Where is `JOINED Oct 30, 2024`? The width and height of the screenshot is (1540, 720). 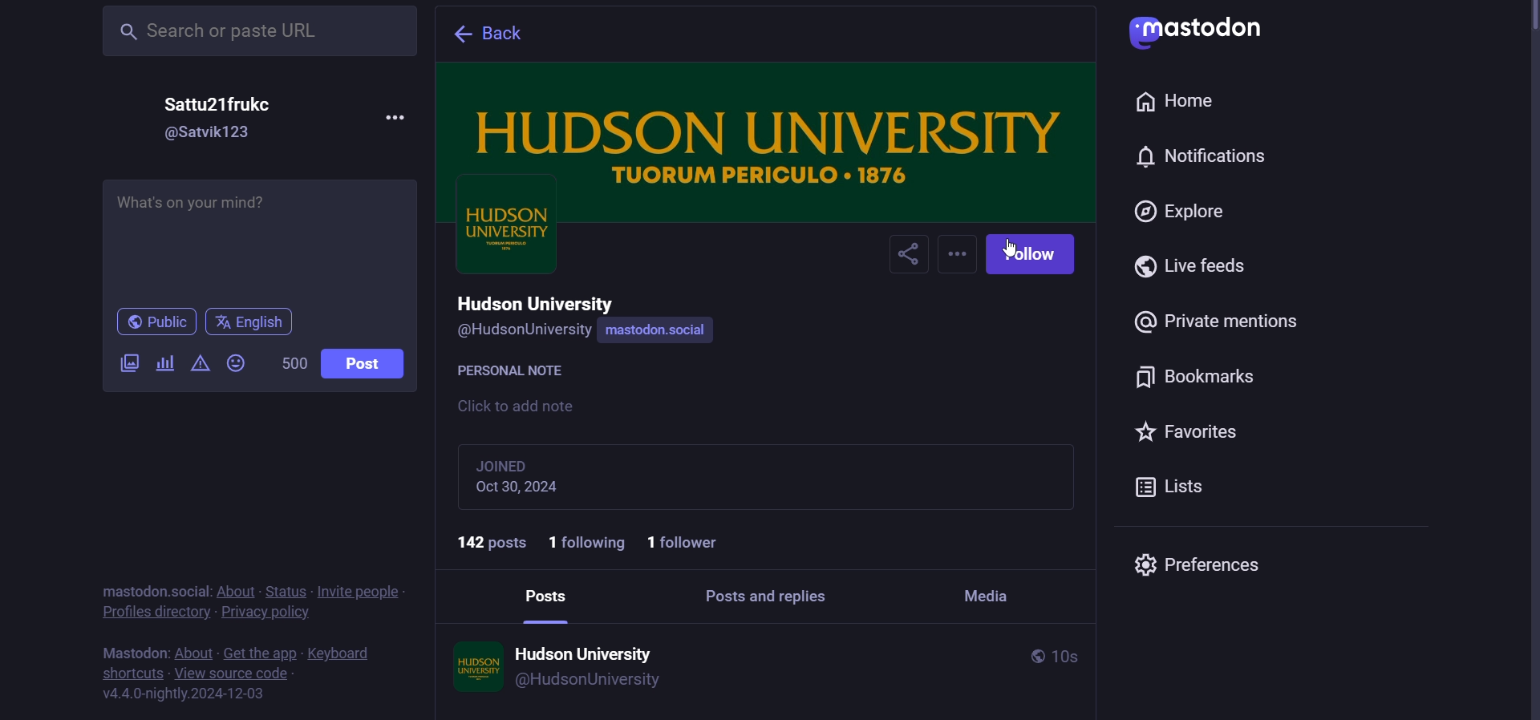
JOINED Oct 30, 2024 is located at coordinates (549, 475).